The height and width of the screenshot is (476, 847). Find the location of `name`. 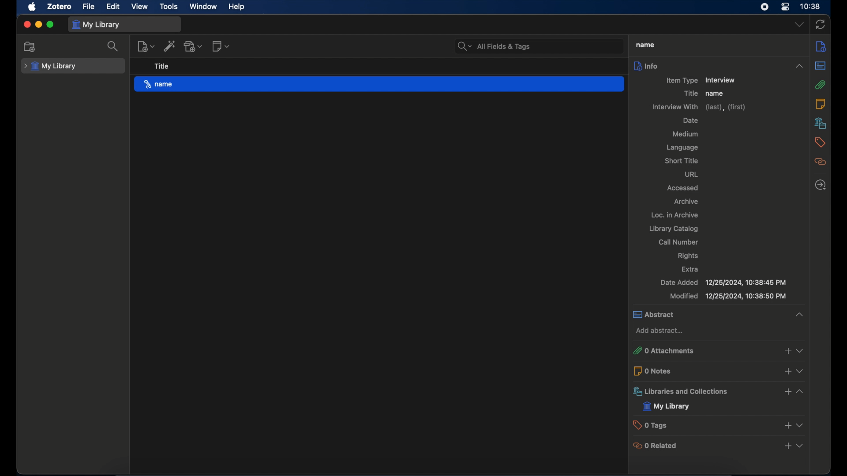

name is located at coordinates (379, 84).